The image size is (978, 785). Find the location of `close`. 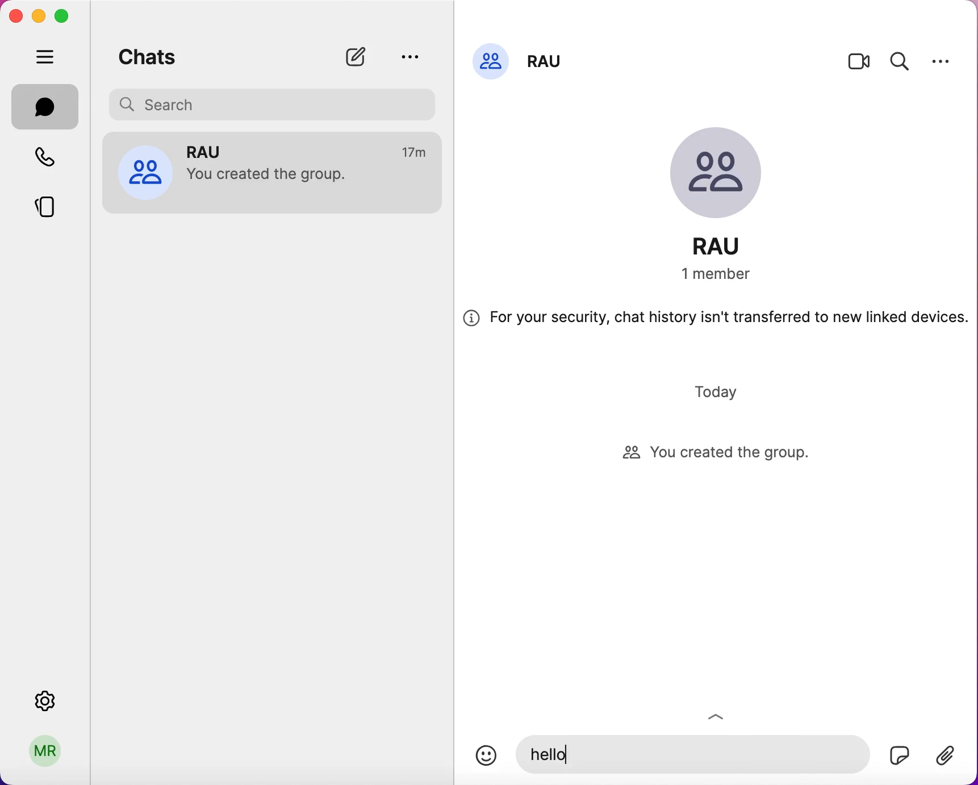

close is located at coordinates (15, 16).